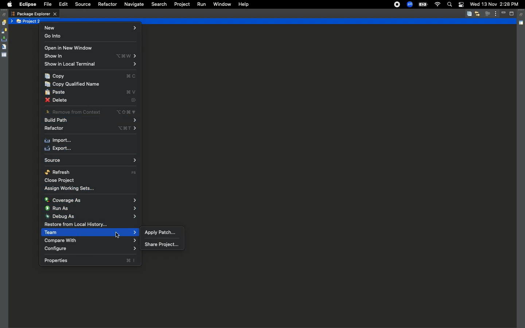  I want to click on Team, so click(90, 233).